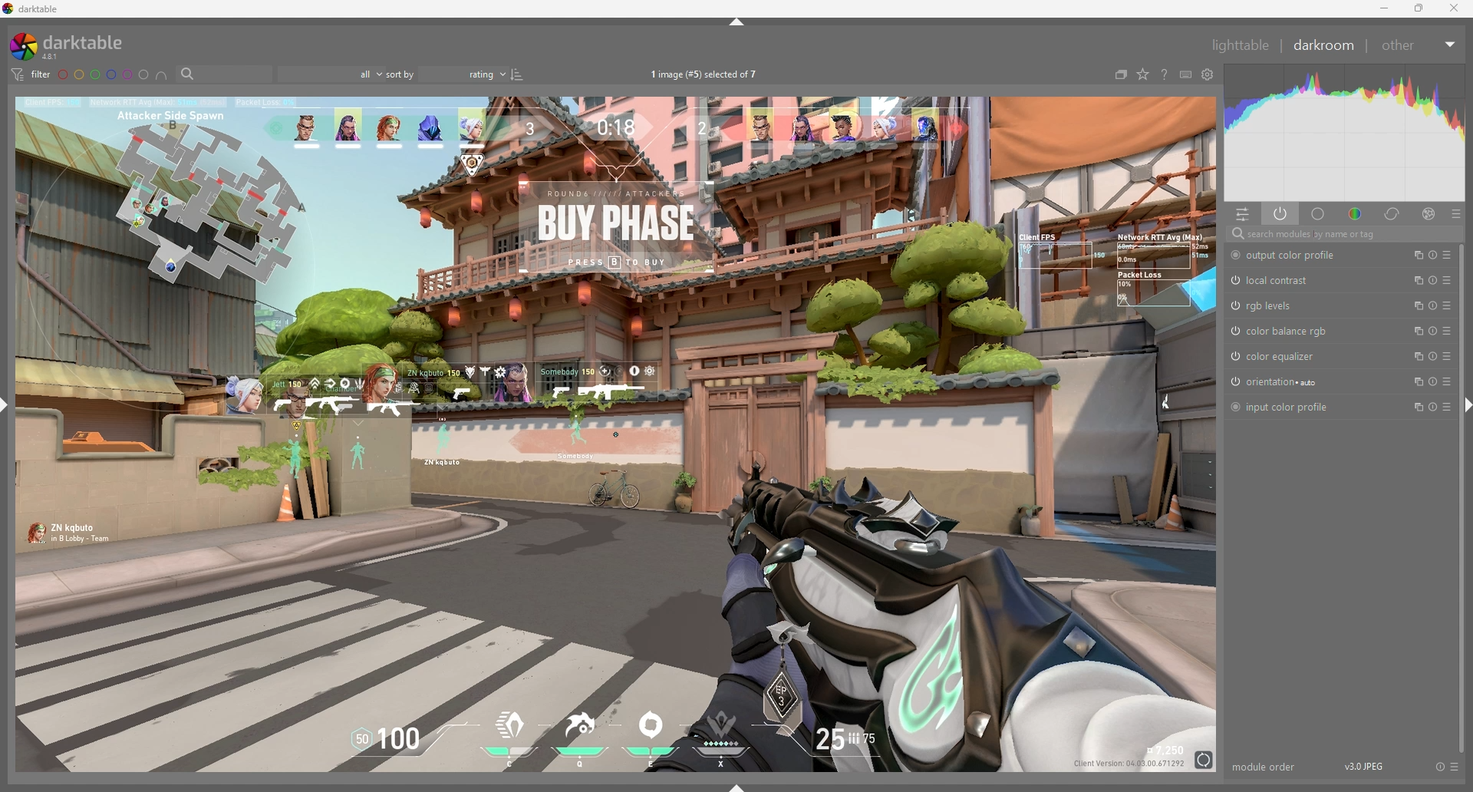 This screenshot has width=1473, height=792. What do you see at coordinates (1447, 255) in the screenshot?
I see `presets` at bounding box center [1447, 255].